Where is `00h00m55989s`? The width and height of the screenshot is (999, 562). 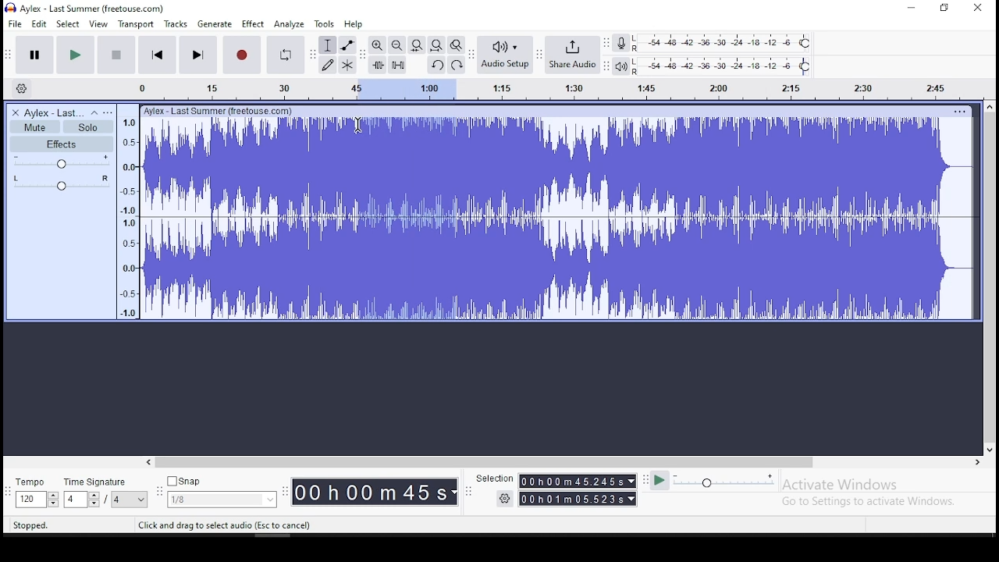 00h00m55989s is located at coordinates (578, 500).